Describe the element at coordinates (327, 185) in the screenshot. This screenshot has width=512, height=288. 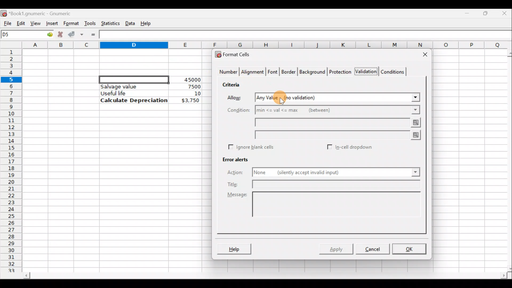
I see `Title` at that location.